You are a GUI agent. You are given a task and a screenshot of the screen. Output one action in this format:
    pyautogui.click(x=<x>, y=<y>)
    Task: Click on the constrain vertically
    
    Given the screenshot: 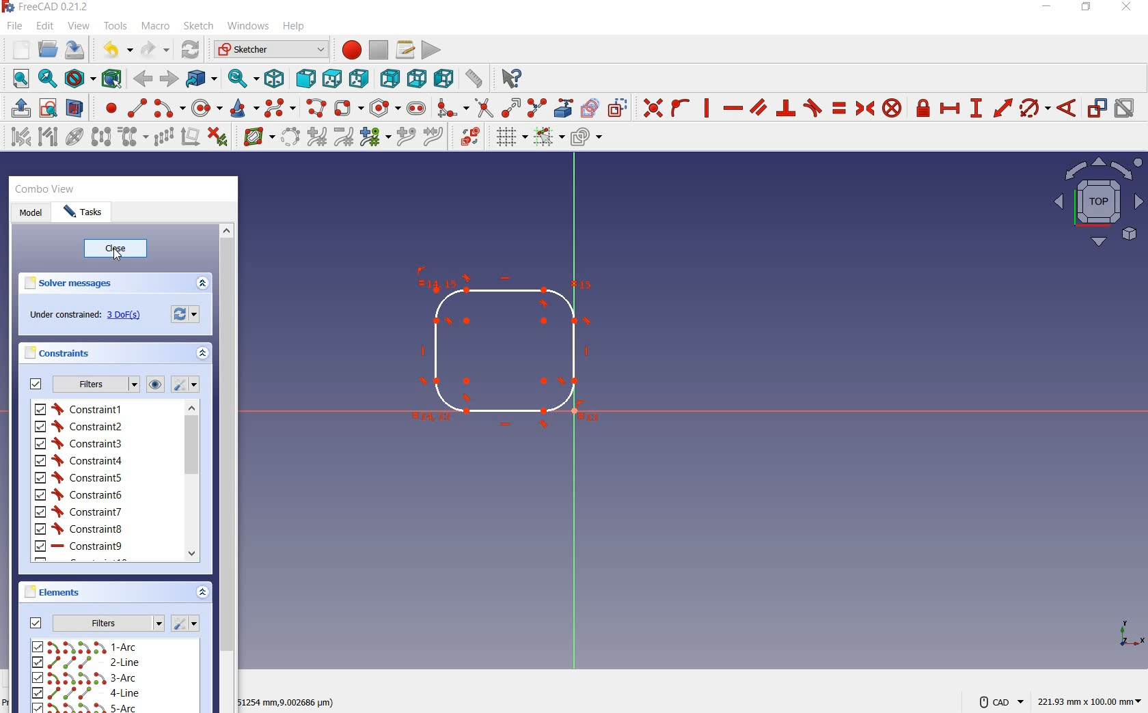 What is the action you would take?
    pyautogui.click(x=707, y=109)
    